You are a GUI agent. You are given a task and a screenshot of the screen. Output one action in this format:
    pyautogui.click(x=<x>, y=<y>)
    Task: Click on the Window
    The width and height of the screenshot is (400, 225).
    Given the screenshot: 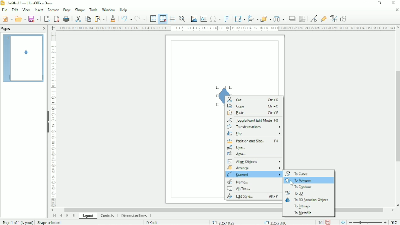 What is the action you would take?
    pyautogui.click(x=108, y=9)
    